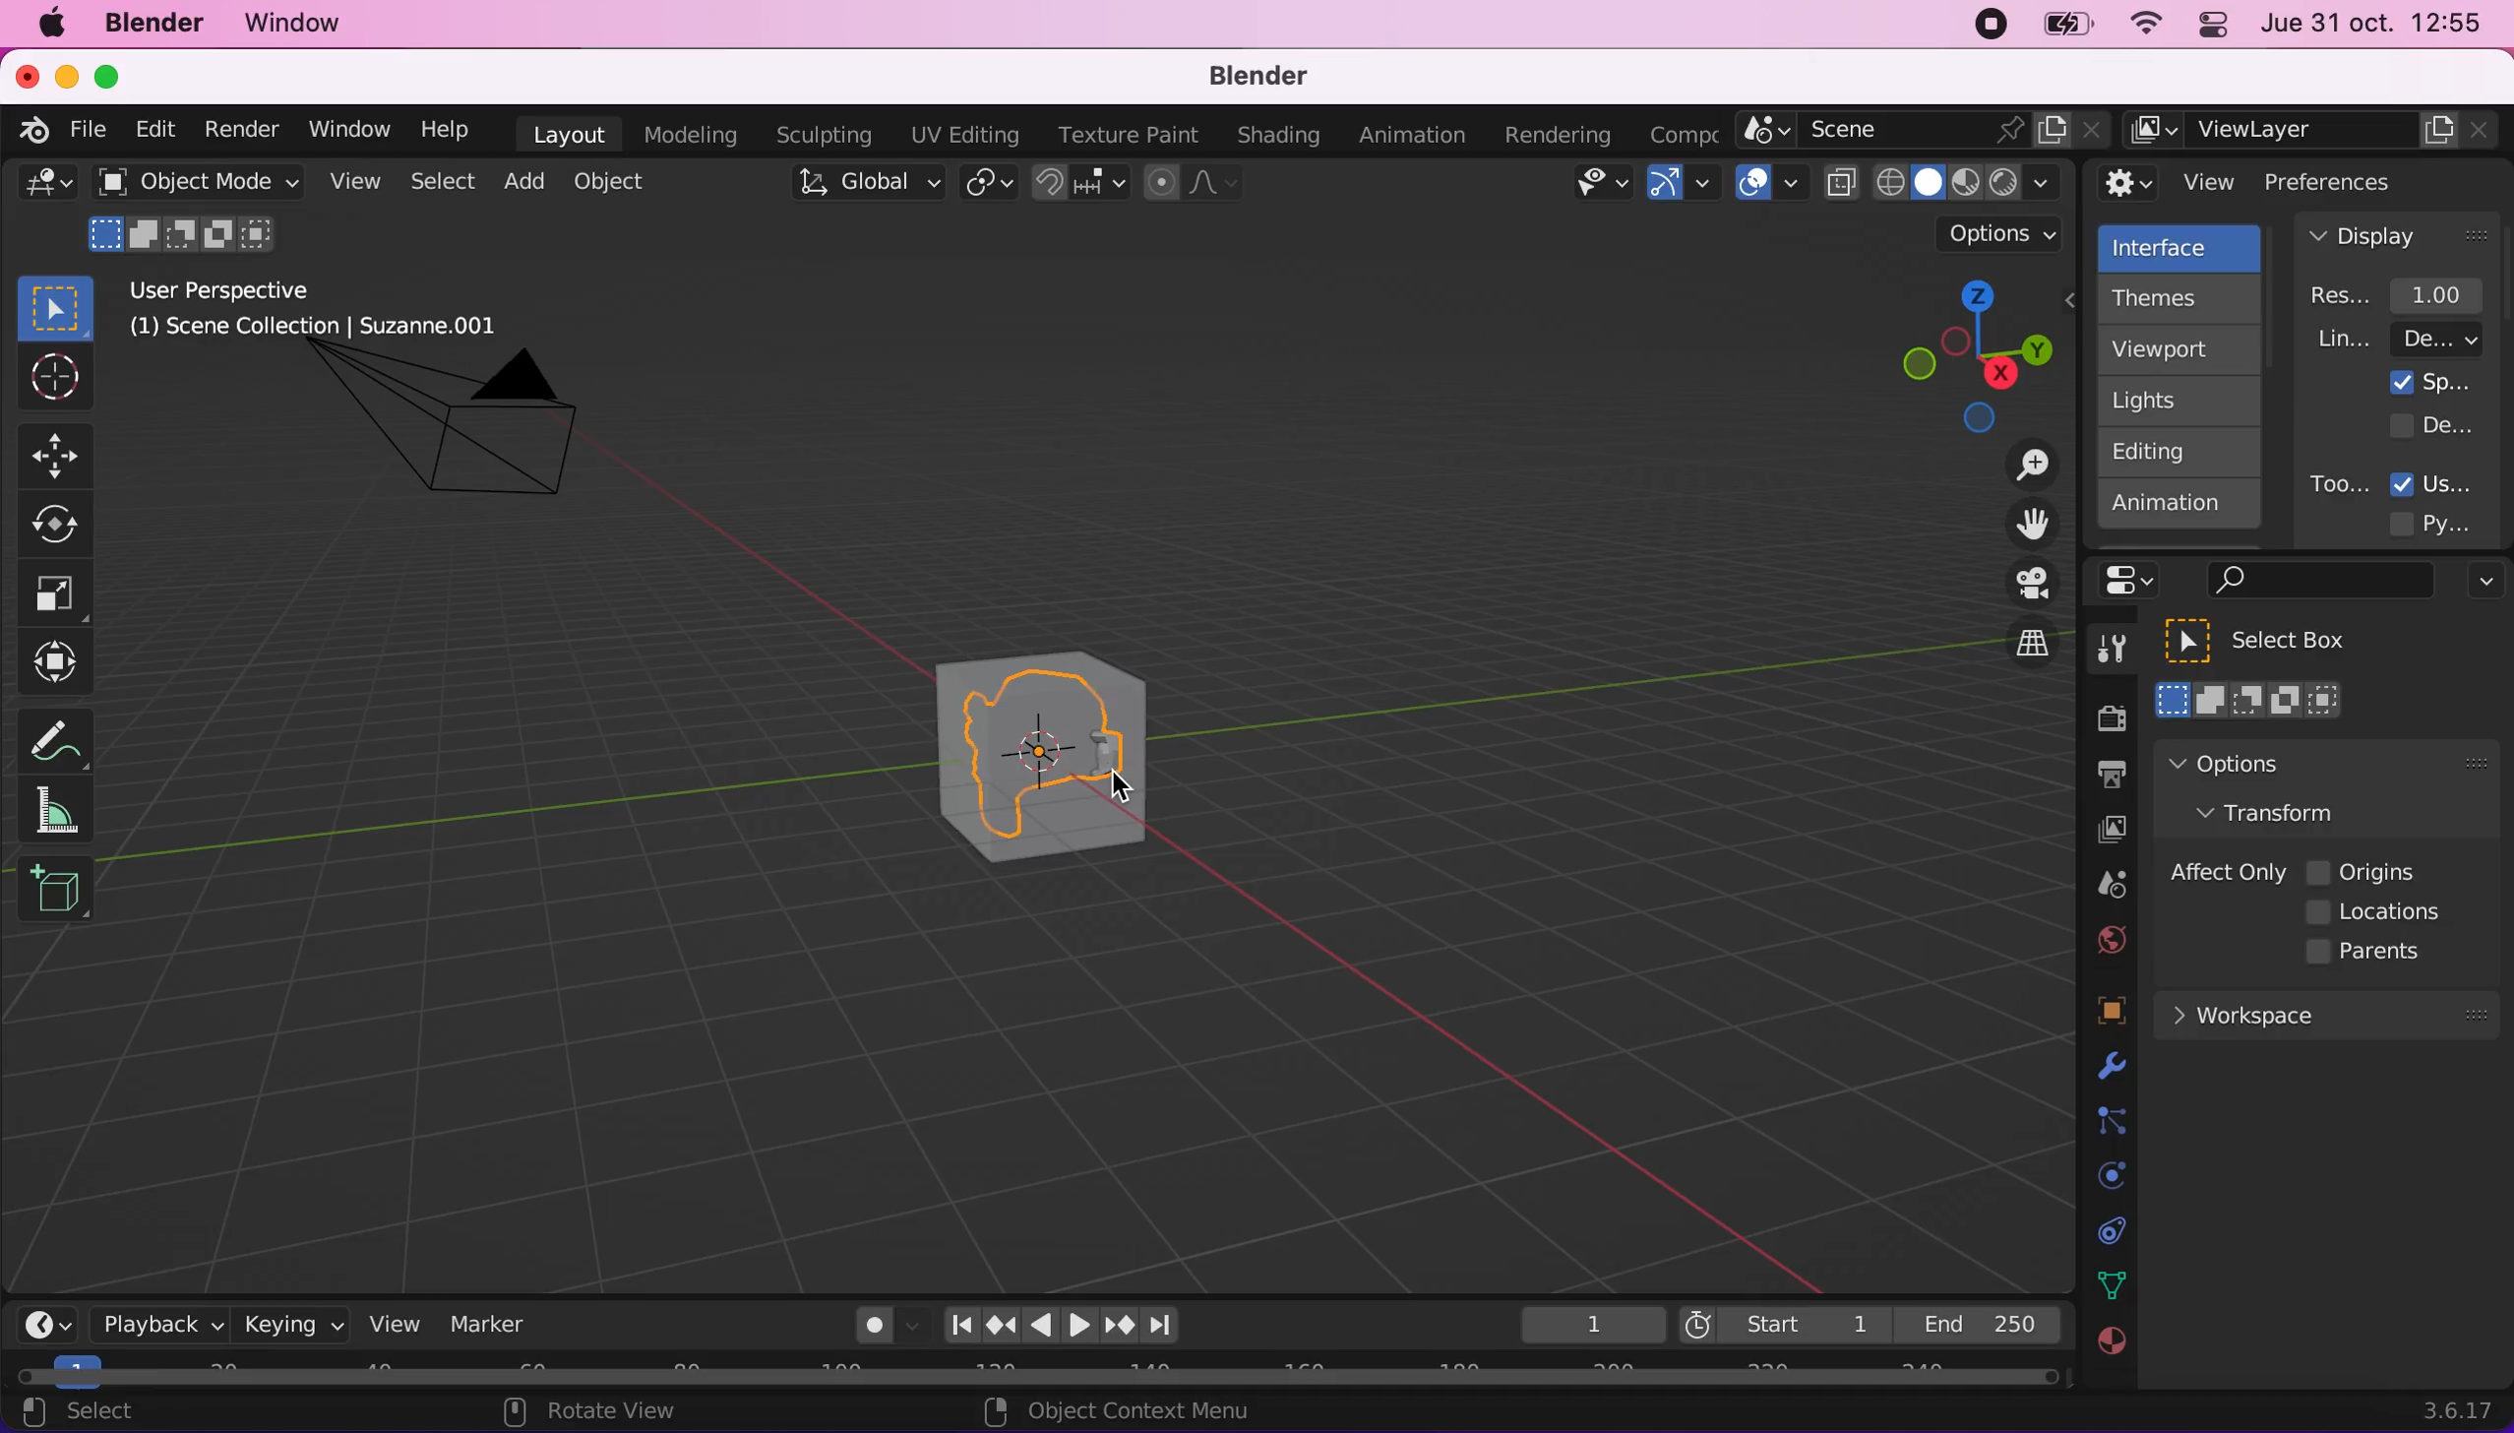 The image size is (2514, 1433). Describe the element at coordinates (1590, 1326) in the screenshot. I see `keyframe` at that location.